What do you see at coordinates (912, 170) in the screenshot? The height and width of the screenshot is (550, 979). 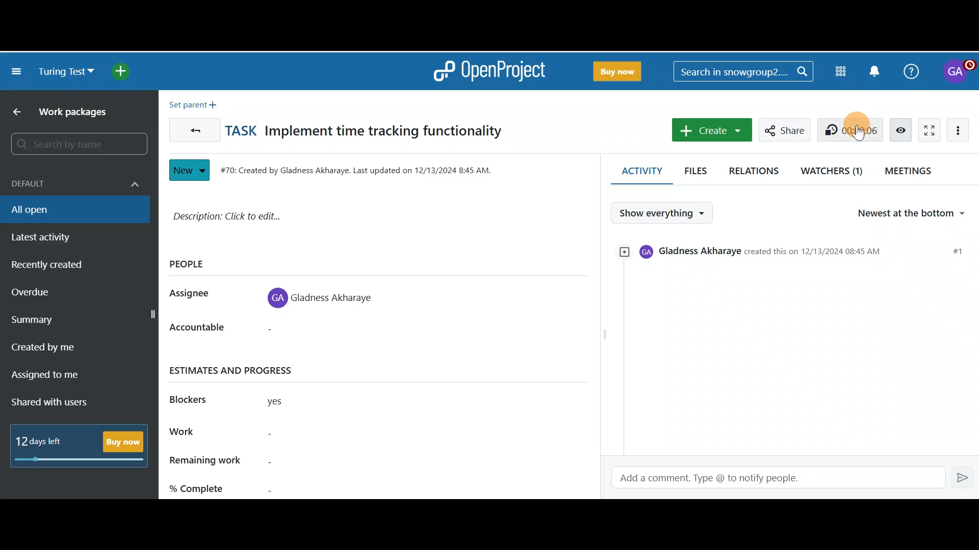 I see `Meetings` at bounding box center [912, 170].